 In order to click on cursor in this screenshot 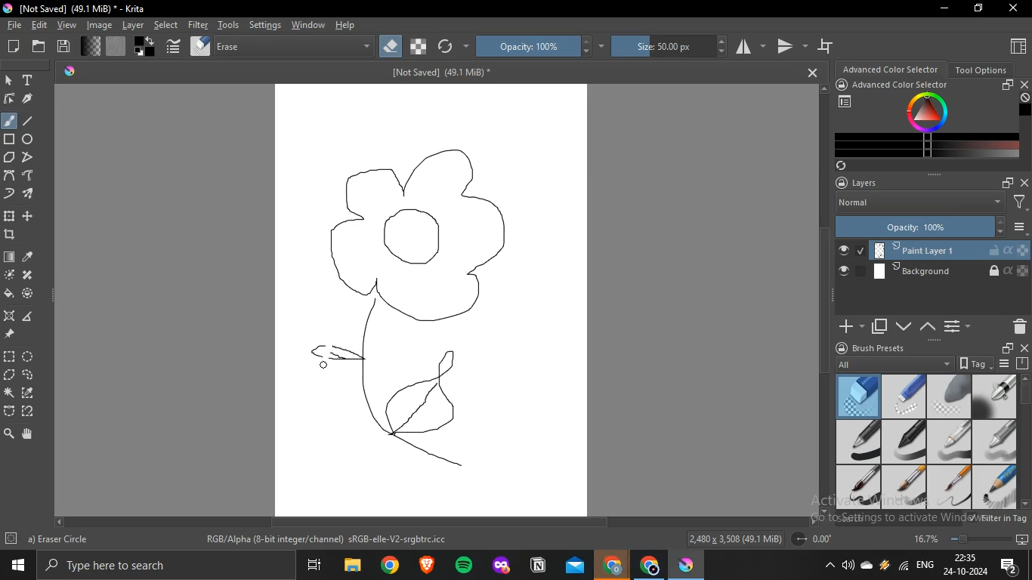, I will do `click(326, 361)`.